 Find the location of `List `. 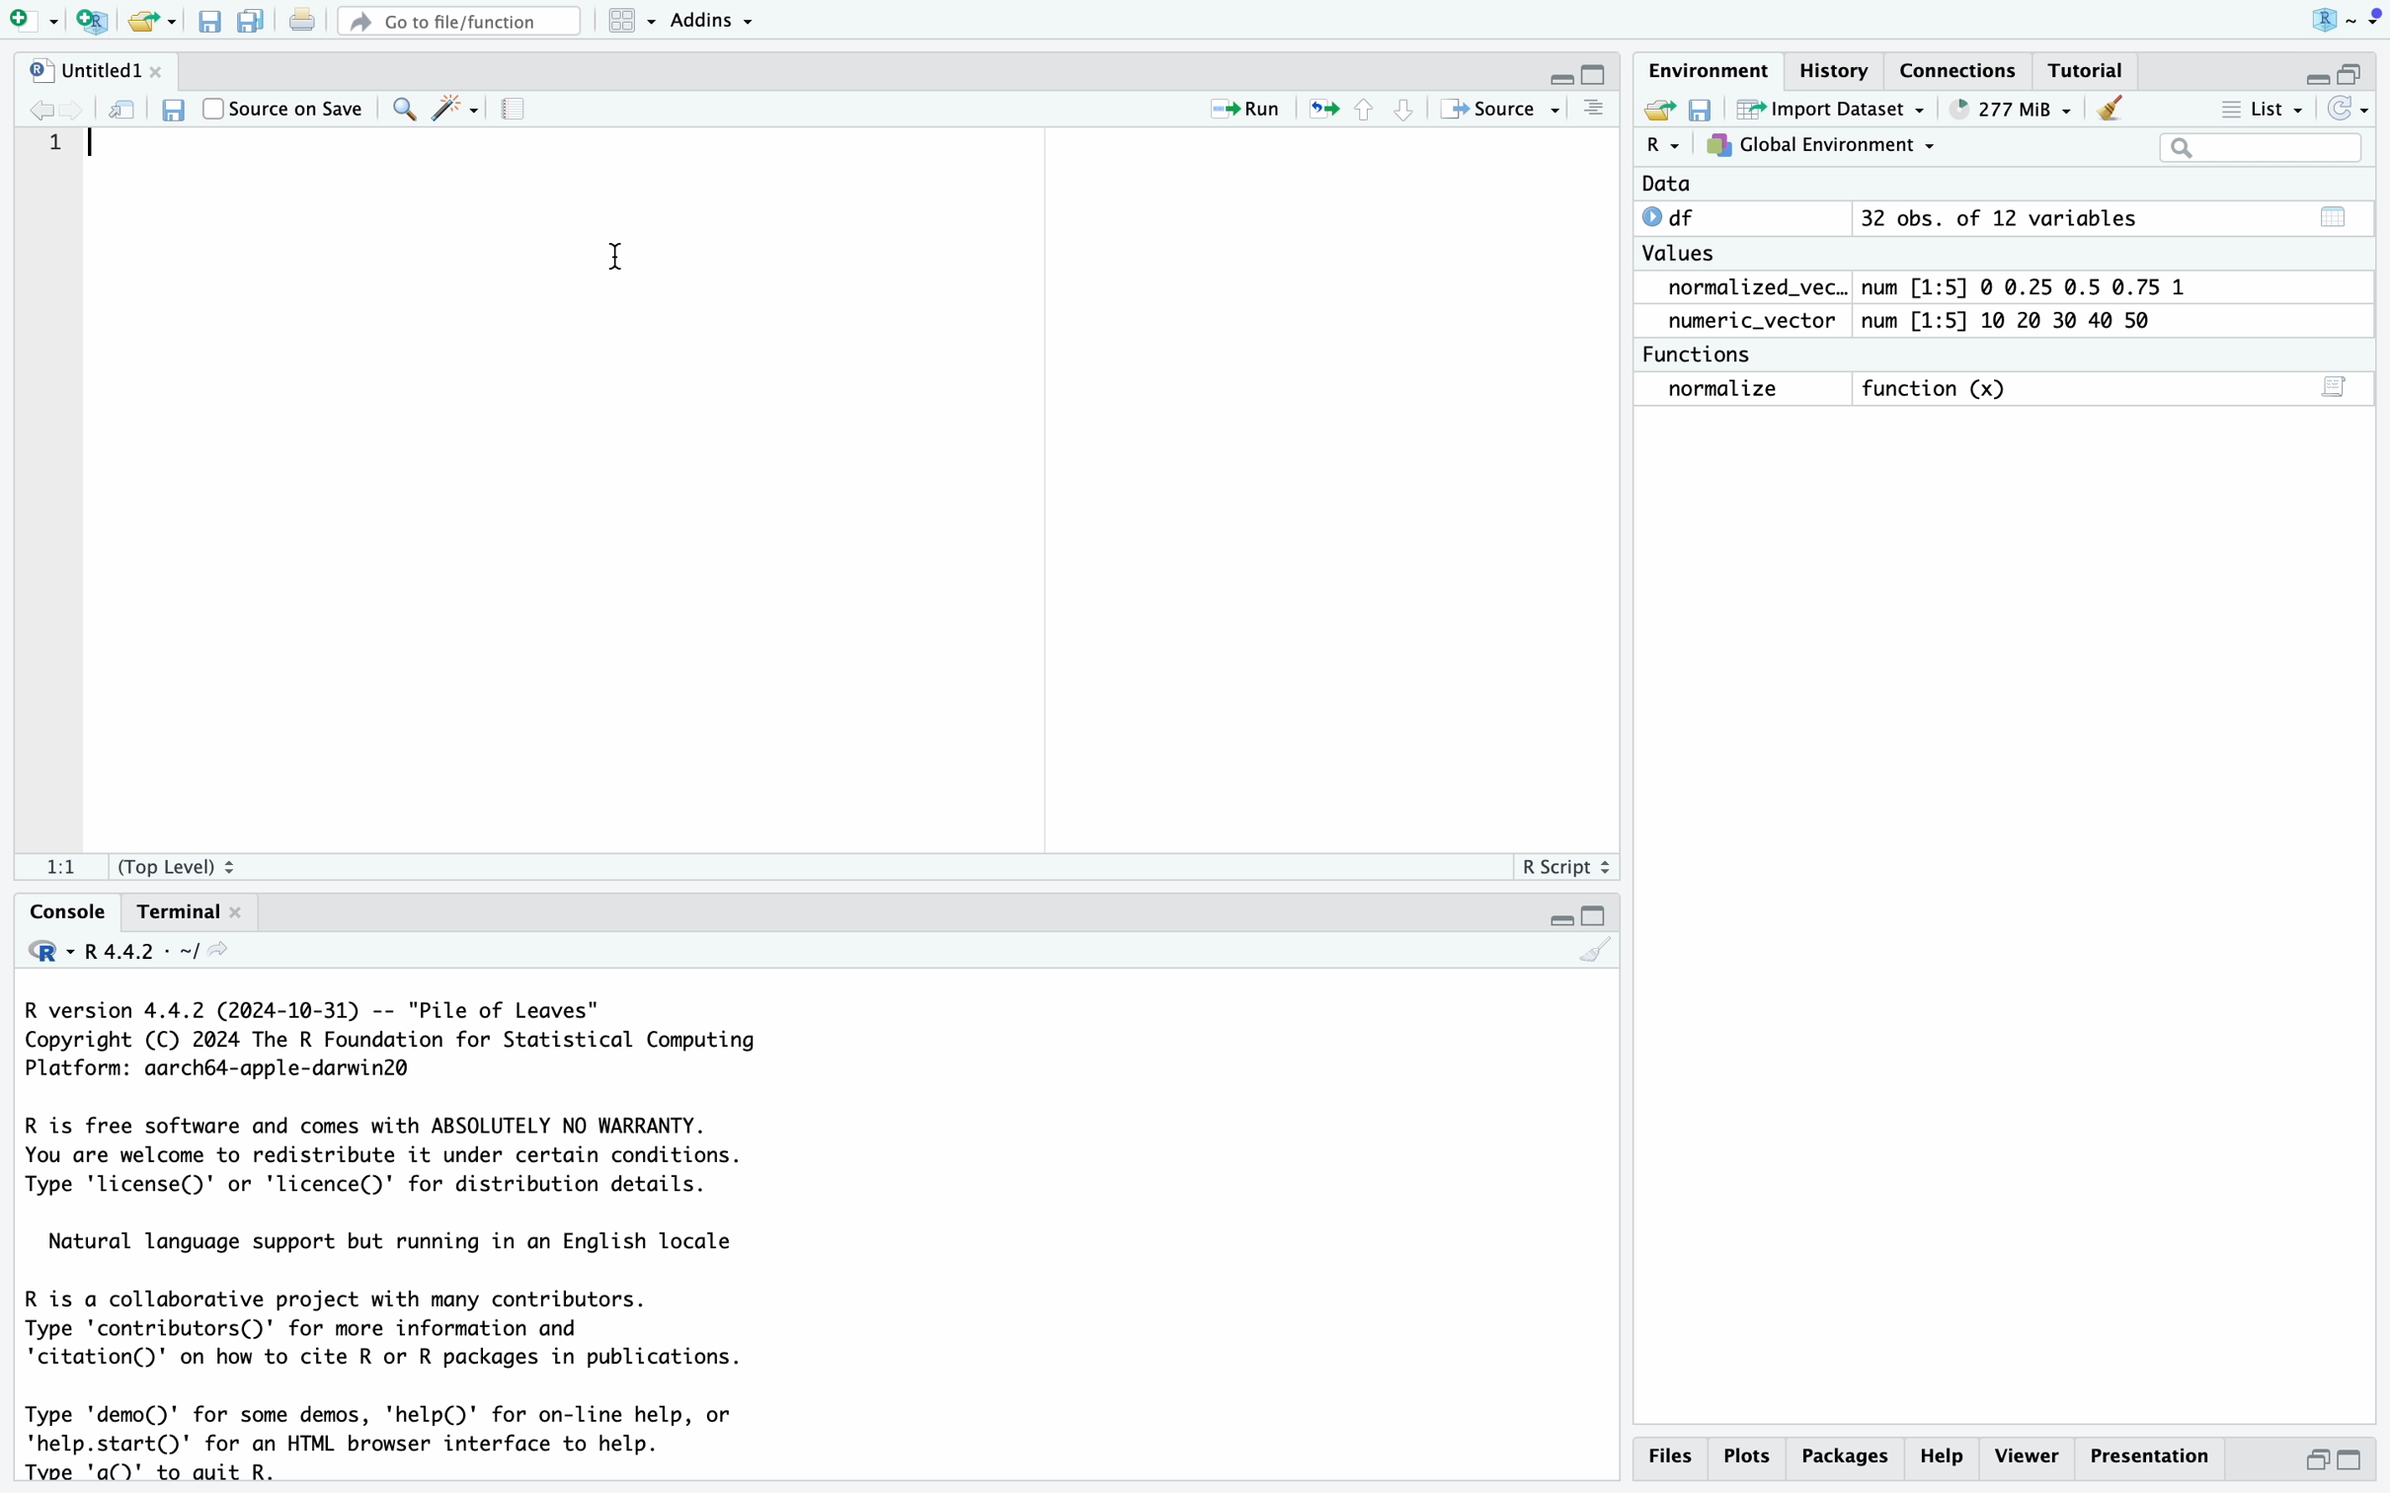

List  is located at coordinates (2265, 108).